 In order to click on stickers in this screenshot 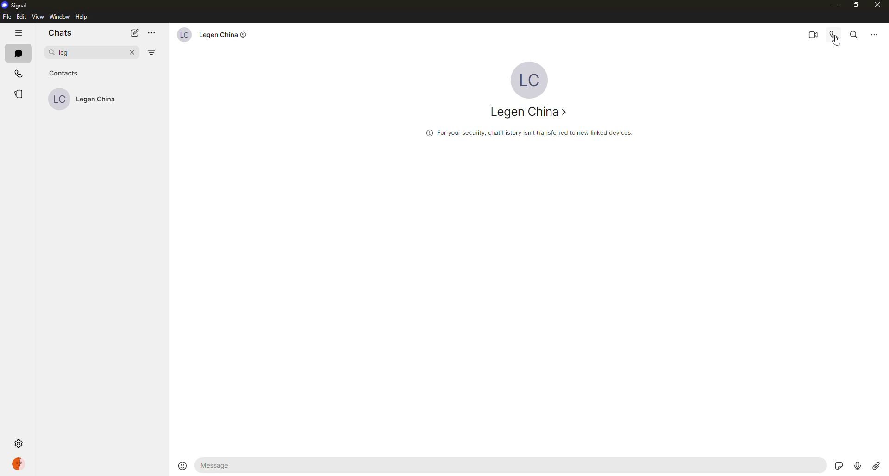, I will do `click(835, 462)`.